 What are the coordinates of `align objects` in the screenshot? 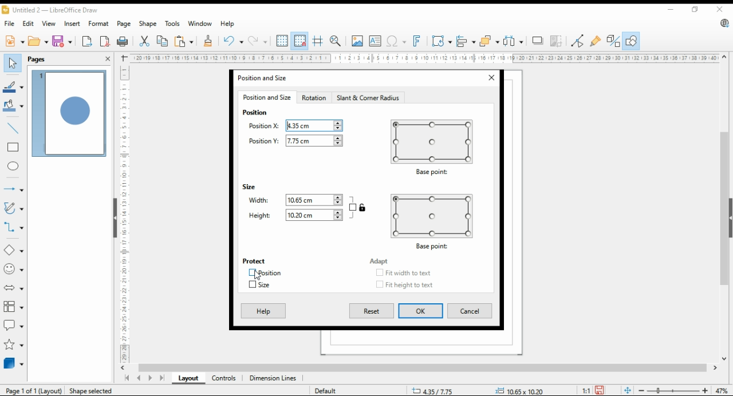 It's located at (466, 42).